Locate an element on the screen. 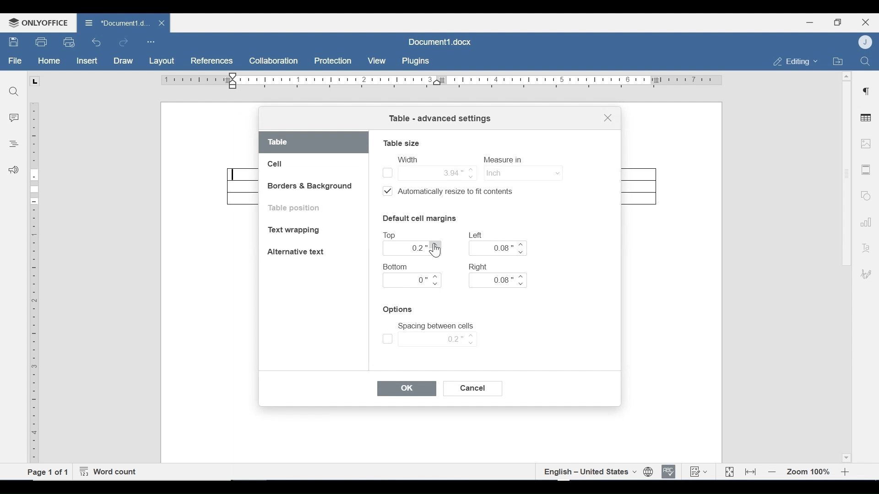 This screenshot has width=879, height=494. Home is located at coordinates (49, 61).